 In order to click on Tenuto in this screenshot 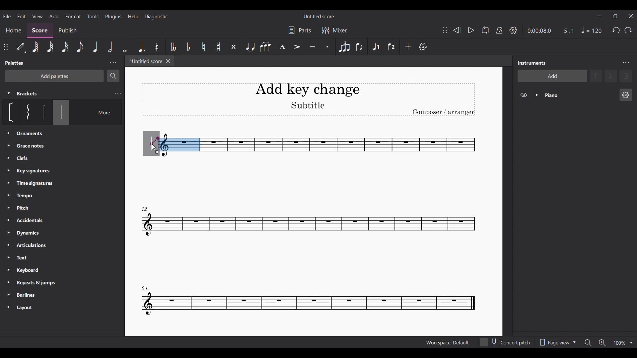, I will do `click(312, 47)`.